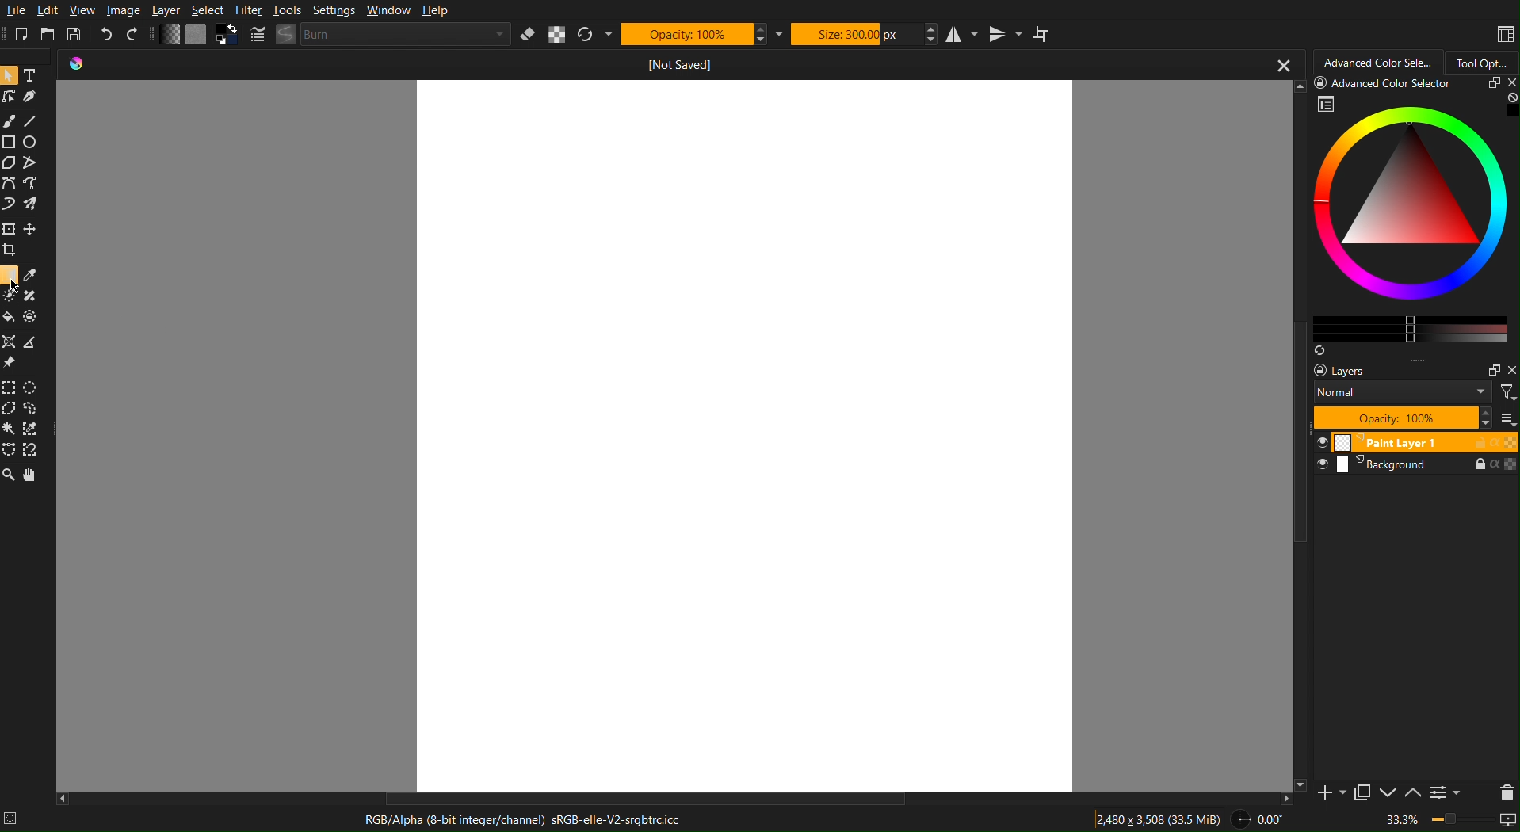  Describe the element at coordinates (78, 36) in the screenshot. I see `Save` at that location.